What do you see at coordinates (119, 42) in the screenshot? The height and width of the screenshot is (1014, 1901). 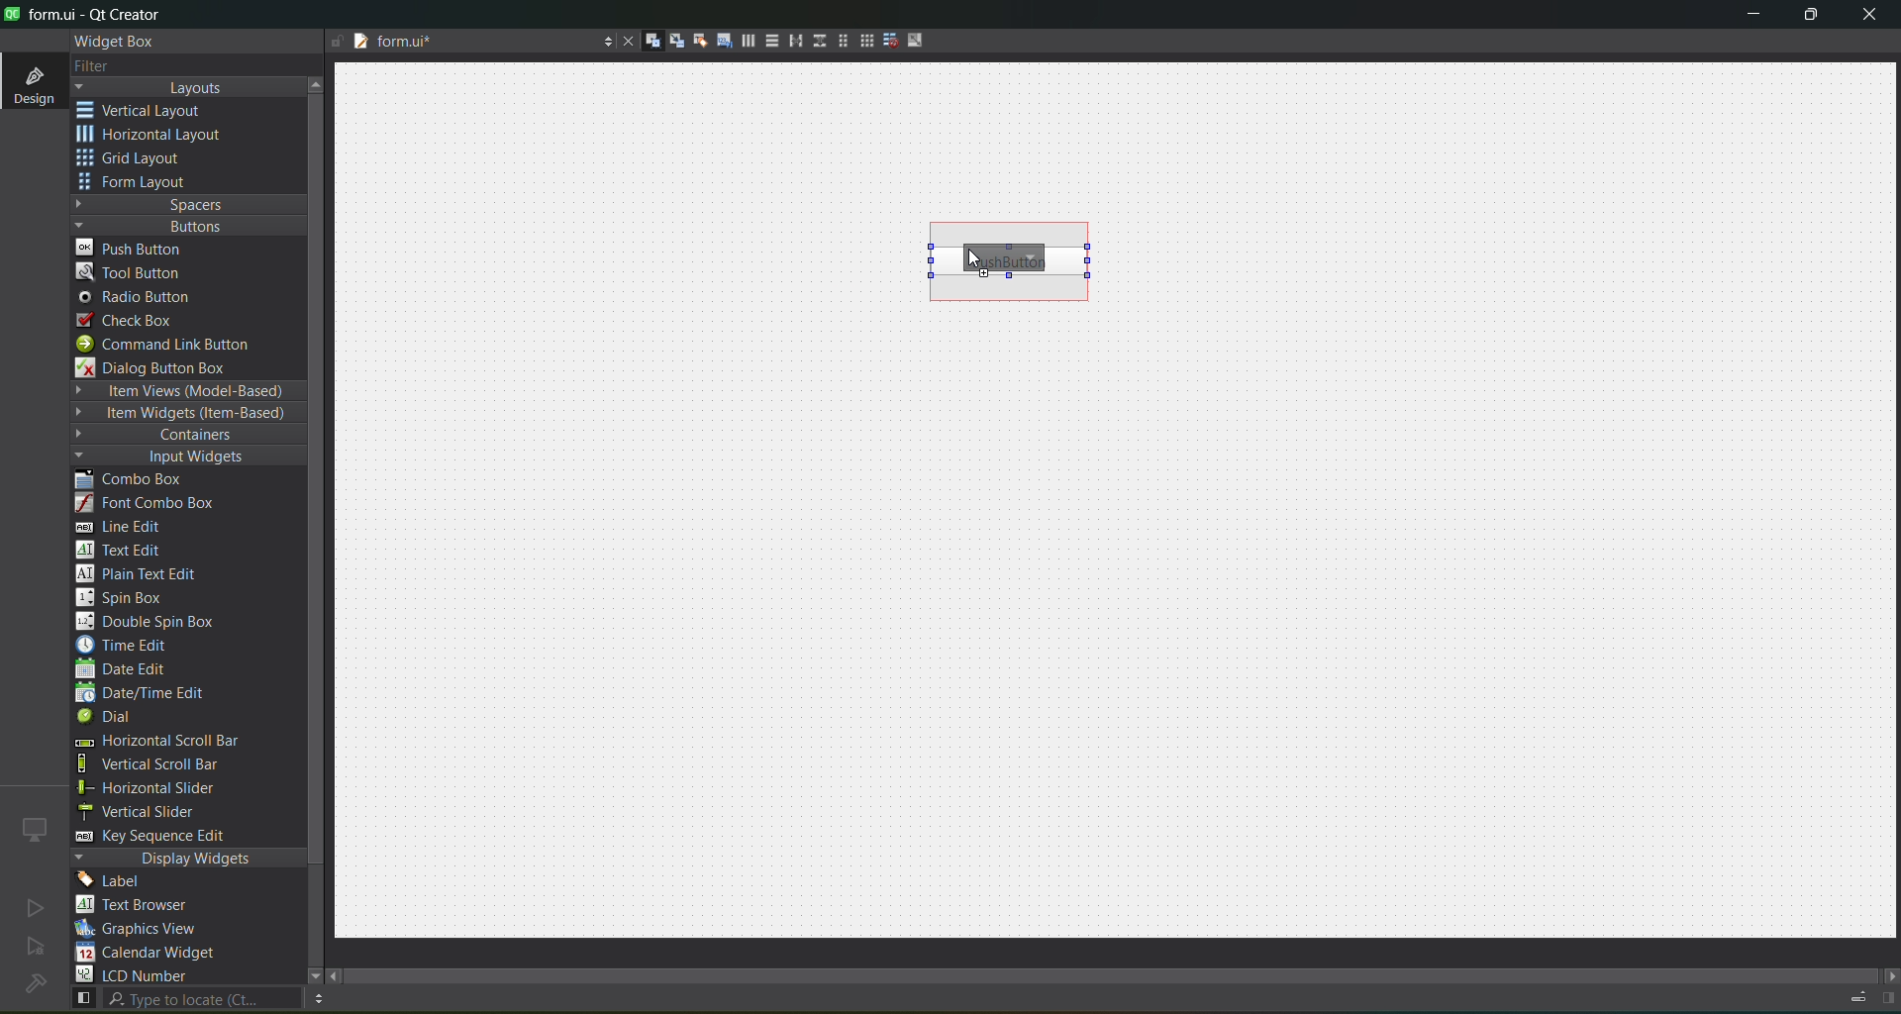 I see `widget box` at bounding box center [119, 42].